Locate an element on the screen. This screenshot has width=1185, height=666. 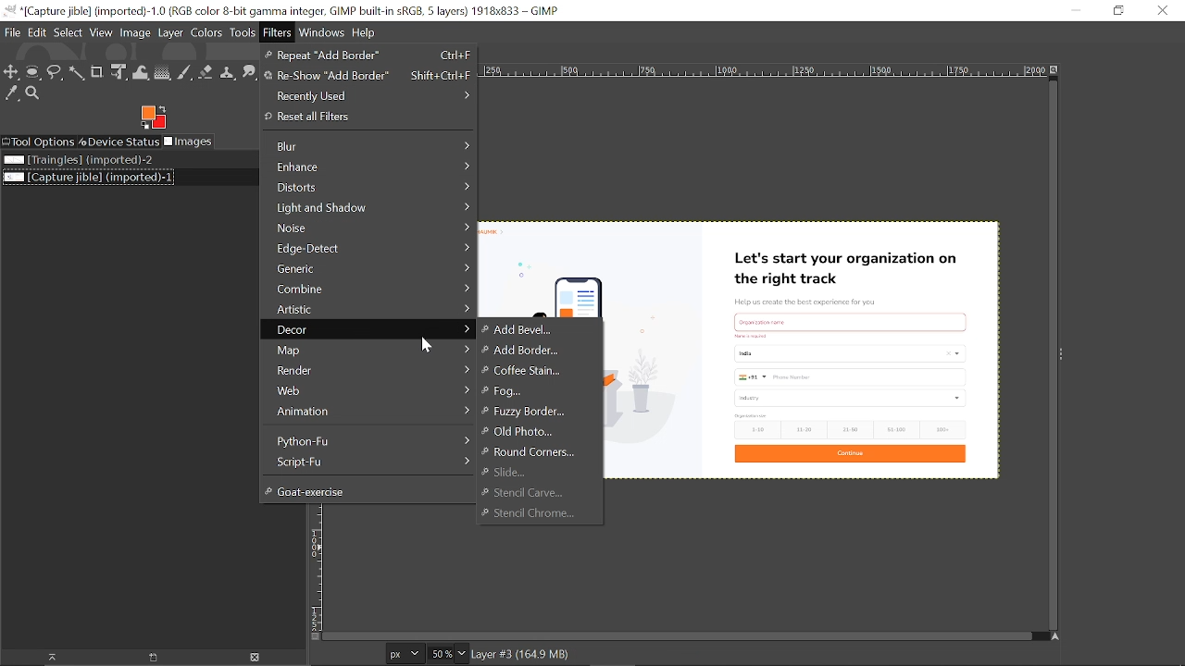
Stencil Carve... is located at coordinates (529, 492).